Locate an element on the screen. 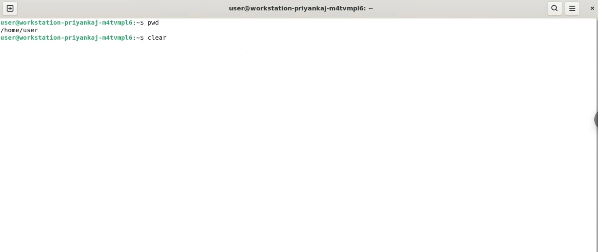 This screenshot has height=252, width=598. menu is located at coordinates (573, 9).